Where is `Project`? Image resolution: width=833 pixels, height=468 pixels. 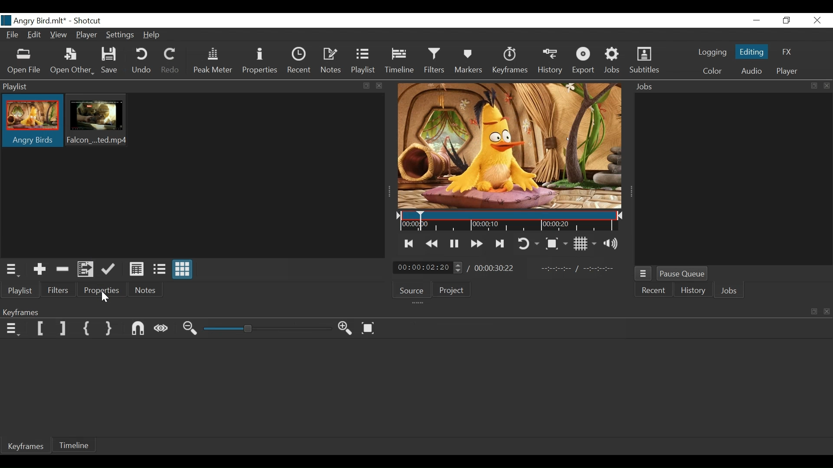 Project is located at coordinates (453, 291).